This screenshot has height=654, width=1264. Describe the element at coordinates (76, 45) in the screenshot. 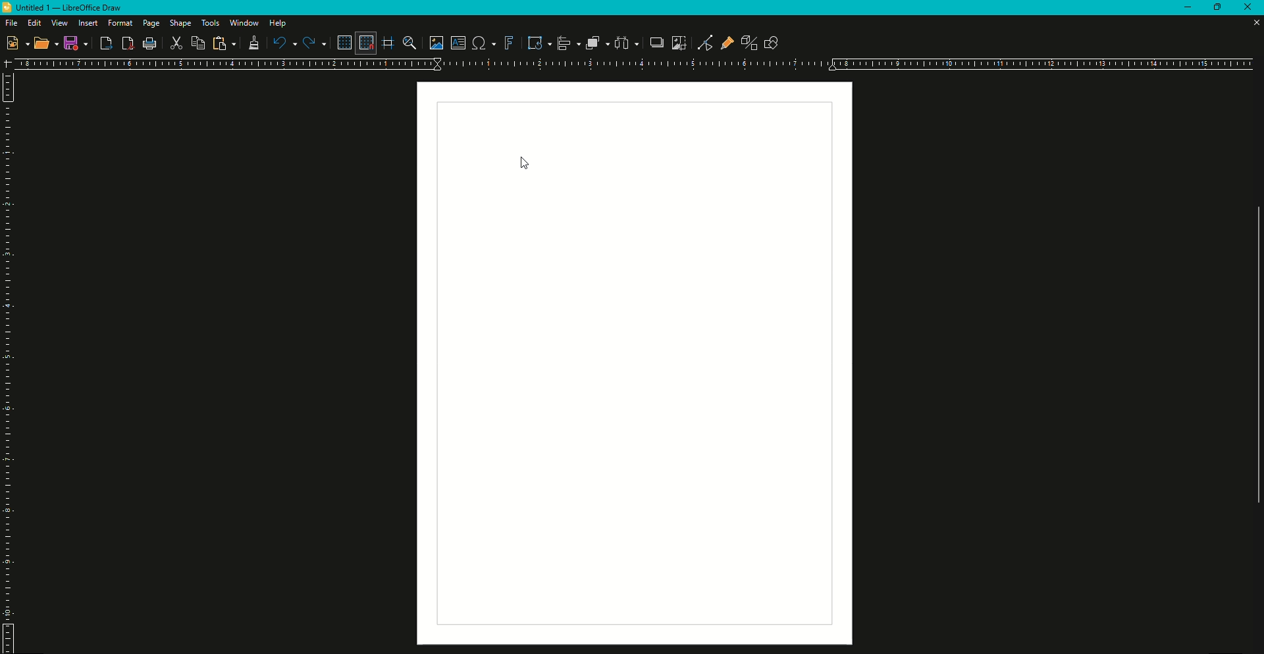

I see `Save` at that location.